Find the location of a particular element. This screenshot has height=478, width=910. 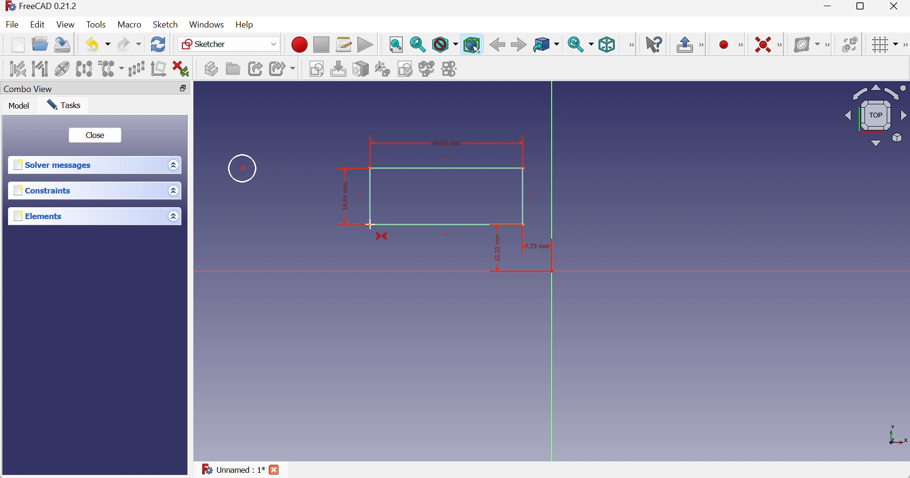

View is located at coordinates (65, 25).